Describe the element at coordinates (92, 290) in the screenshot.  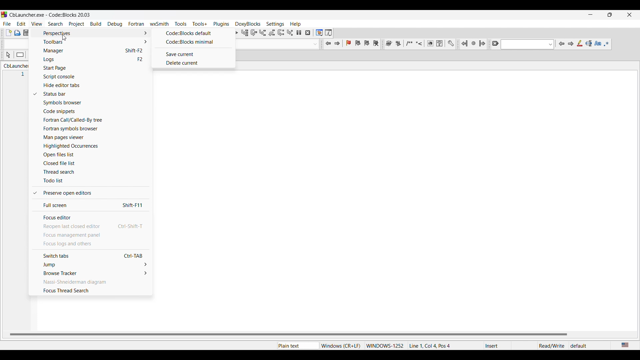
I see `Focus thread search` at that location.